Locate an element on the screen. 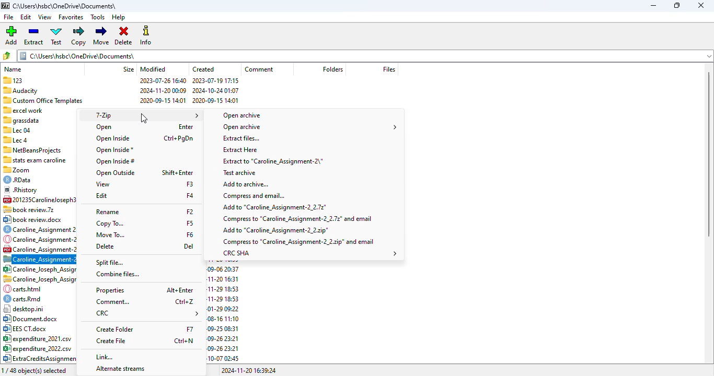  expenditure 2022.csv 504 2023-10-06 15:41 2023-09-26 23:21 is located at coordinates (38, 348).